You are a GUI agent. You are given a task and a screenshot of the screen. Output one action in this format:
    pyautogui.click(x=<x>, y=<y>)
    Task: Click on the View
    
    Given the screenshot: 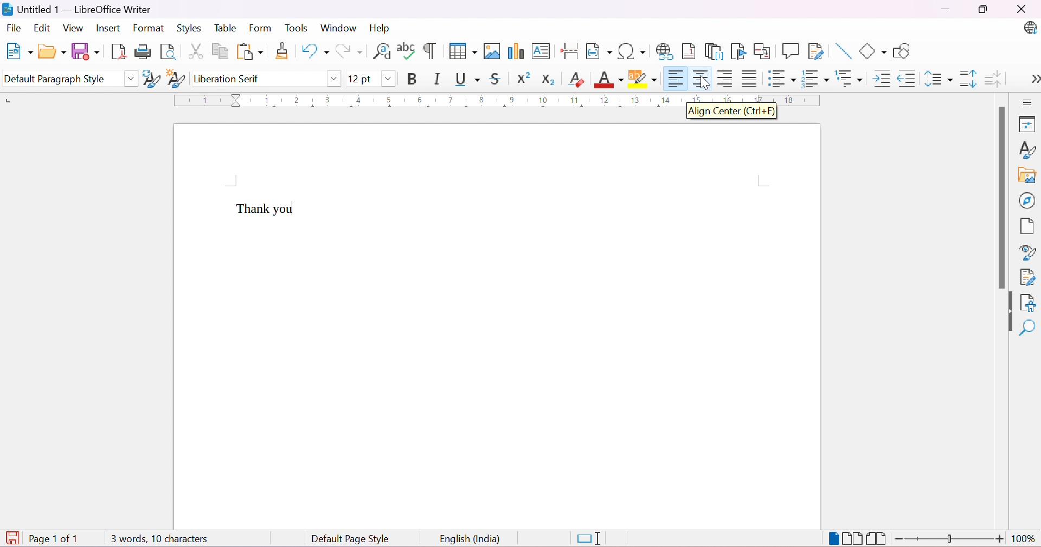 What is the action you would take?
    pyautogui.click(x=74, y=27)
    